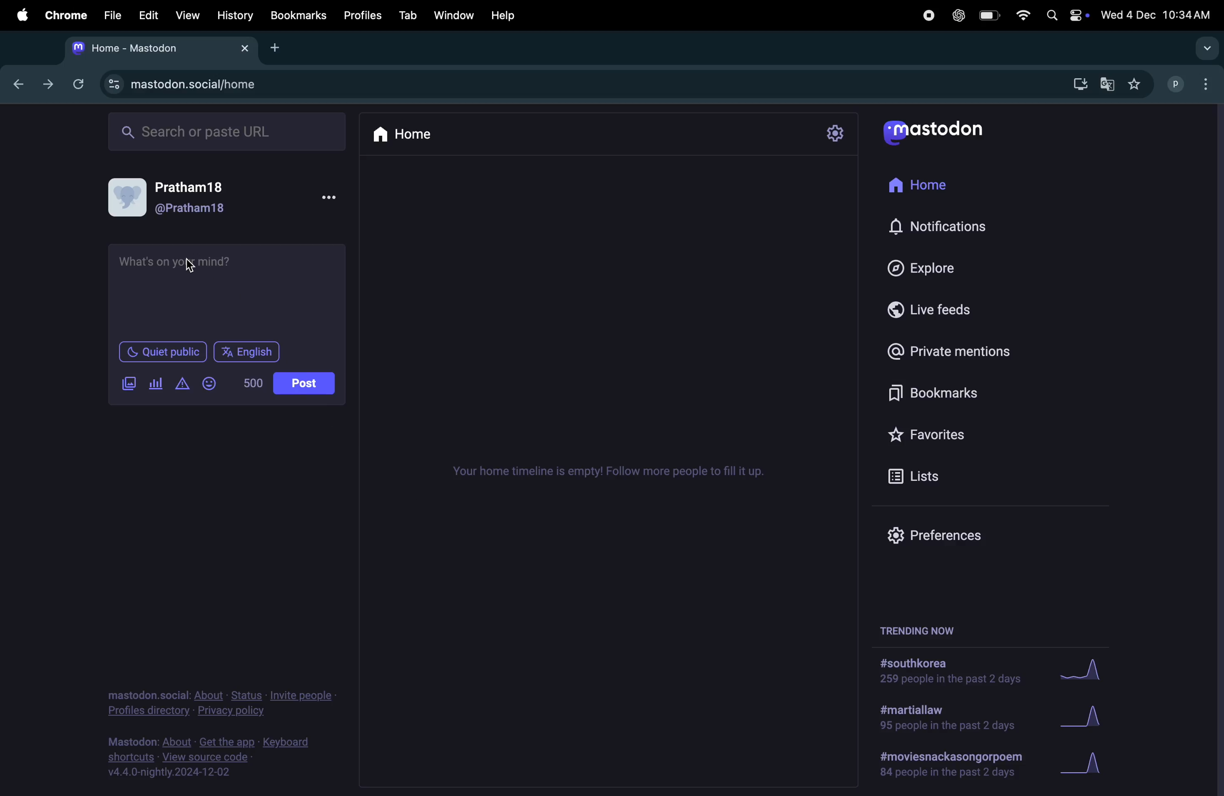 Image resolution: width=1224 pixels, height=796 pixels. What do you see at coordinates (409, 15) in the screenshot?
I see `tab` at bounding box center [409, 15].